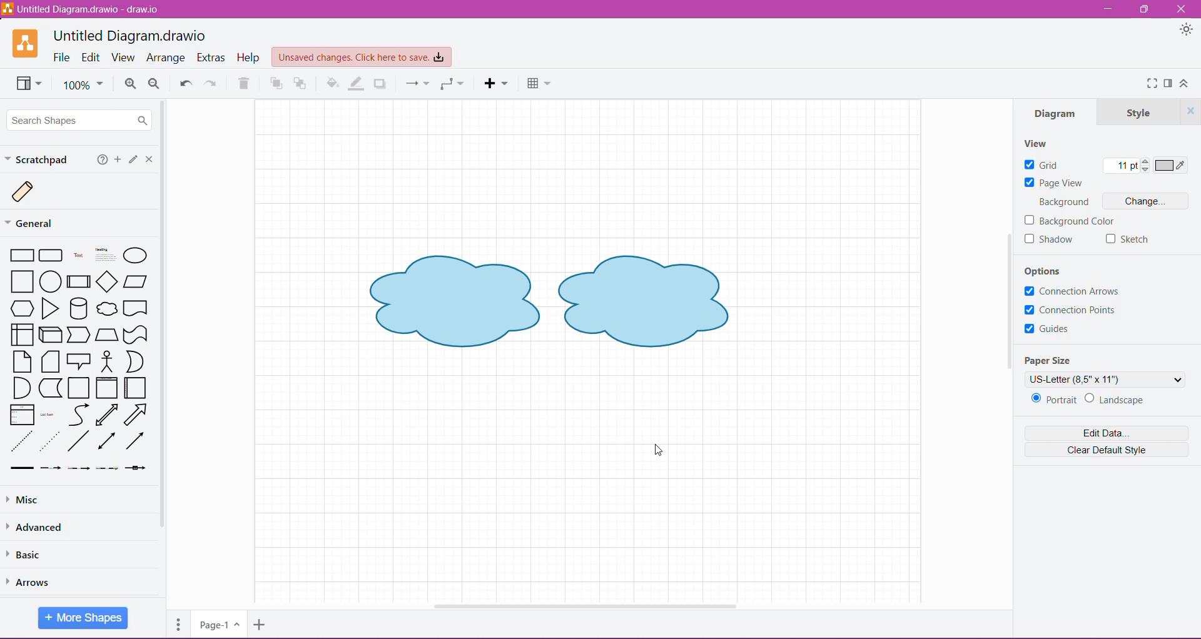 Image resolution: width=1201 pixels, height=639 pixels. What do you see at coordinates (243, 85) in the screenshot?
I see `Trash` at bounding box center [243, 85].